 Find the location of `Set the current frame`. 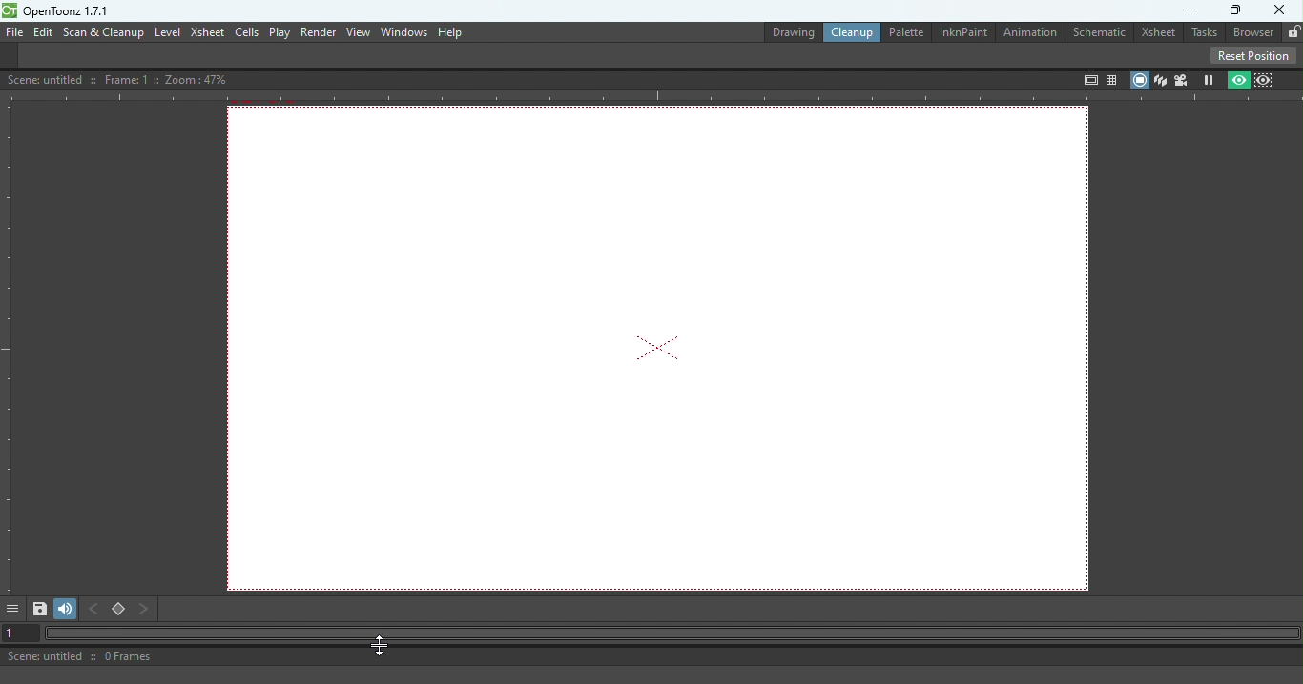

Set the current frame is located at coordinates (15, 633).